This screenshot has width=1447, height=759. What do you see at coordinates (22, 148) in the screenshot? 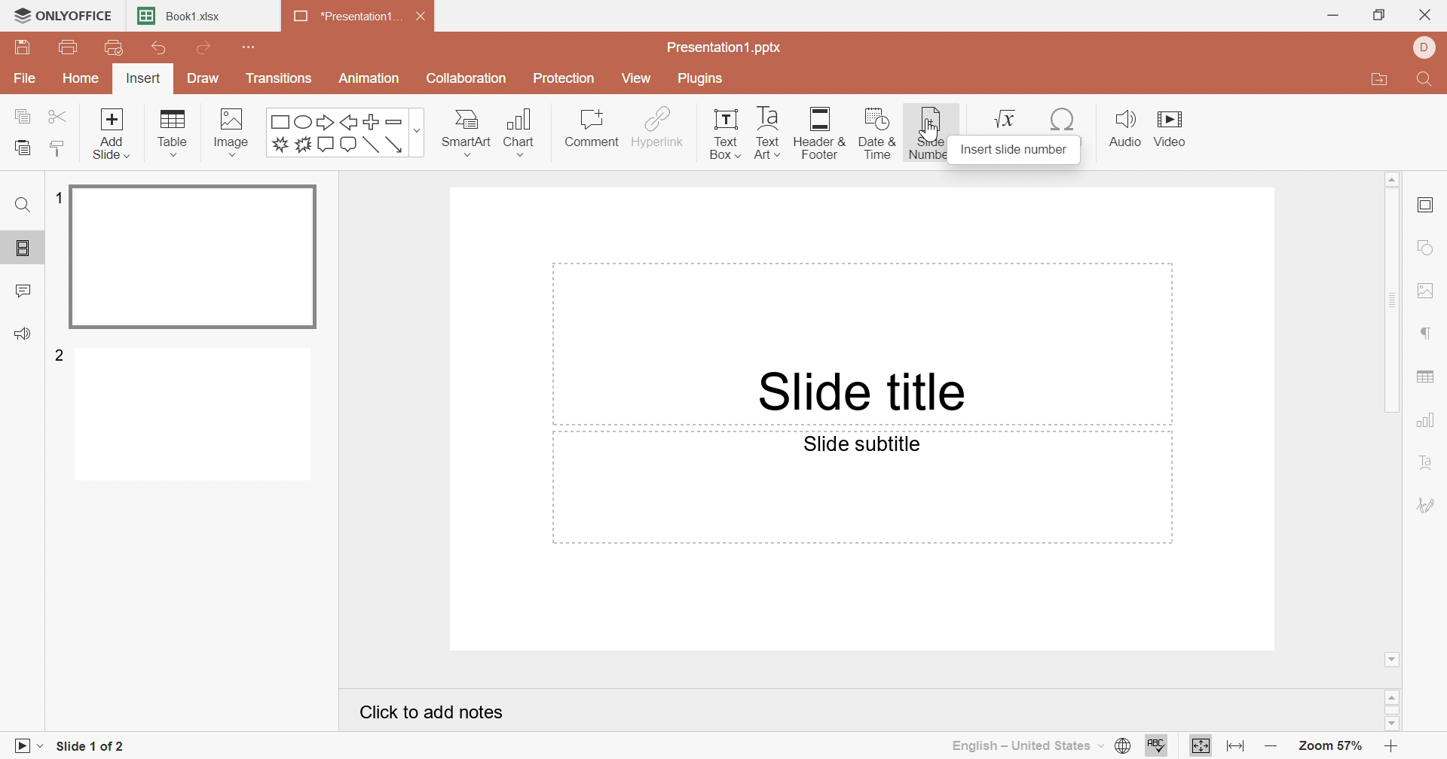
I see `Paste` at bounding box center [22, 148].